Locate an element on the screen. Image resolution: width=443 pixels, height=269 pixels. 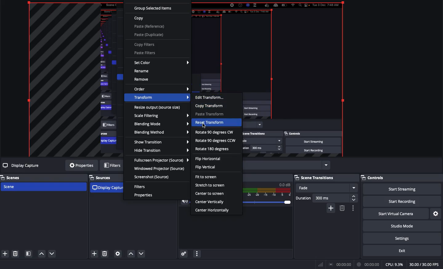
delete is located at coordinates (106, 254).